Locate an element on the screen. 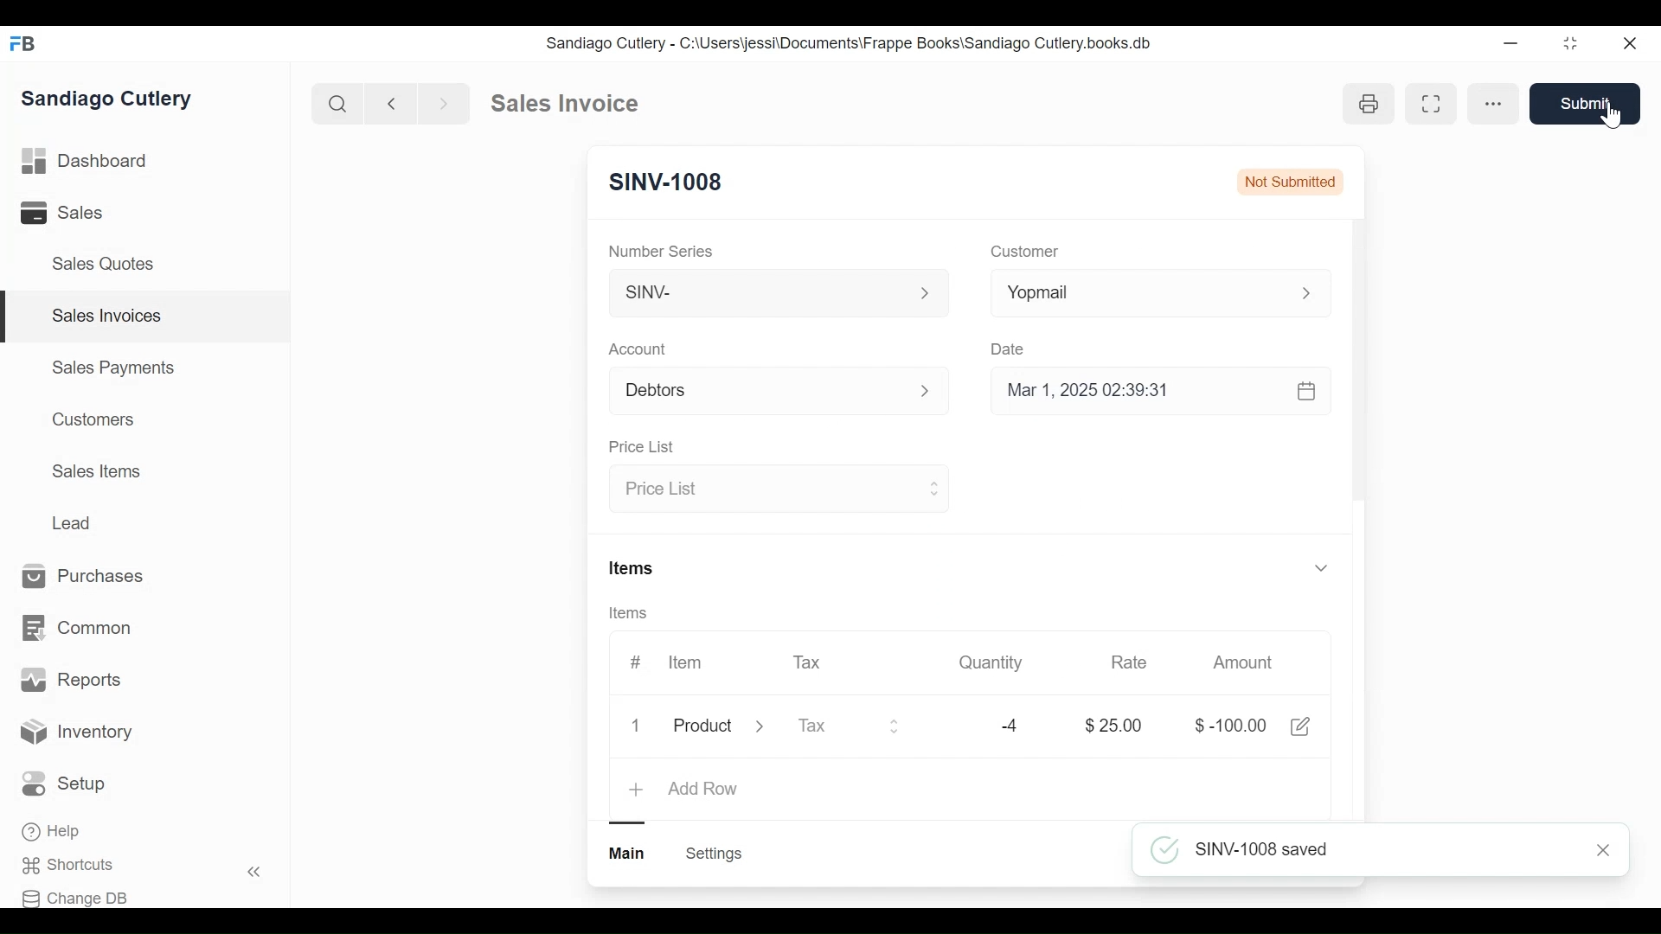 This screenshot has height=934, width=1661. Close is located at coordinates (1633, 44).